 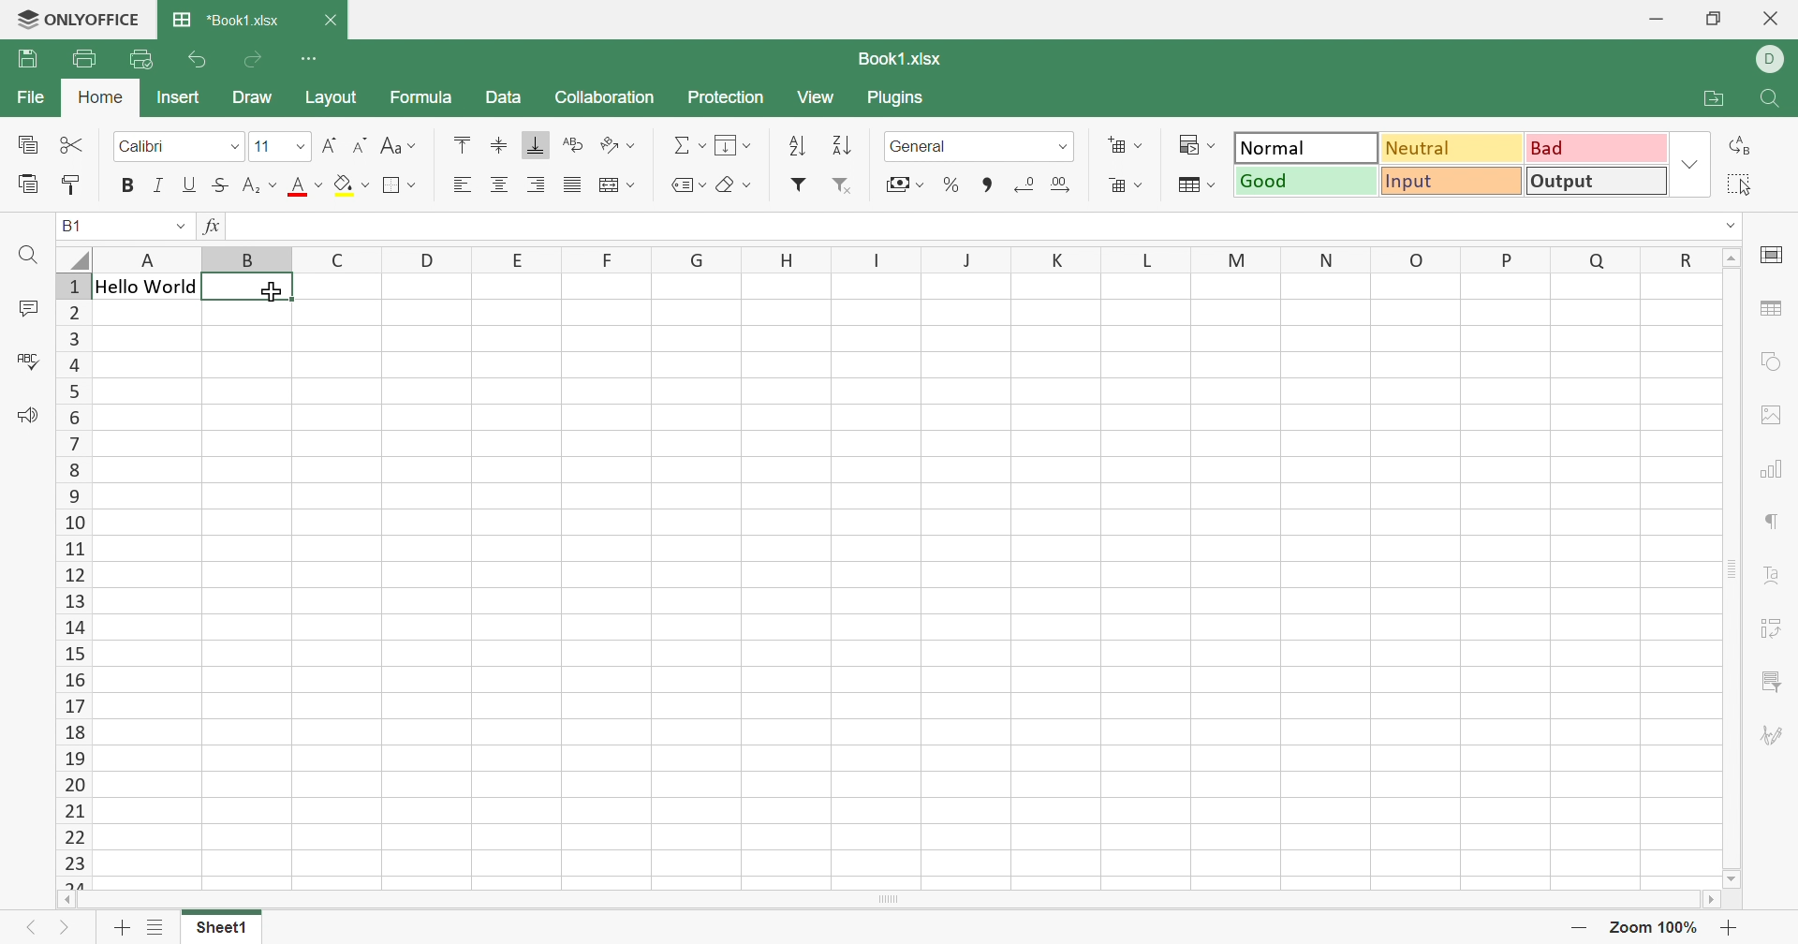 I want to click on Paste, so click(x=31, y=183).